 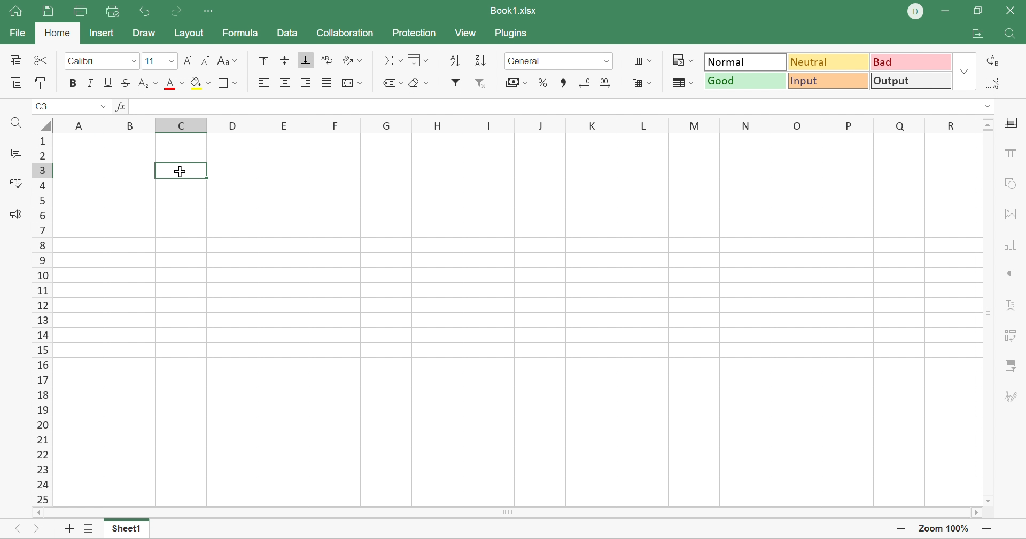 What do you see at coordinates (40, 319) in the screenshot?
I see `Scroll Bar` at bounding box center [40, 319].